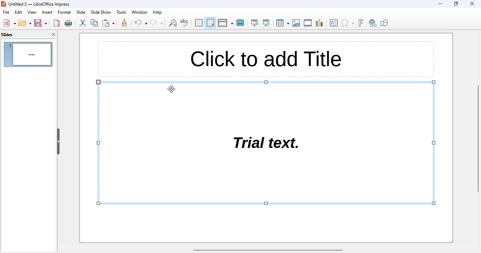  I want to click on slideshow, so click(101, 12).